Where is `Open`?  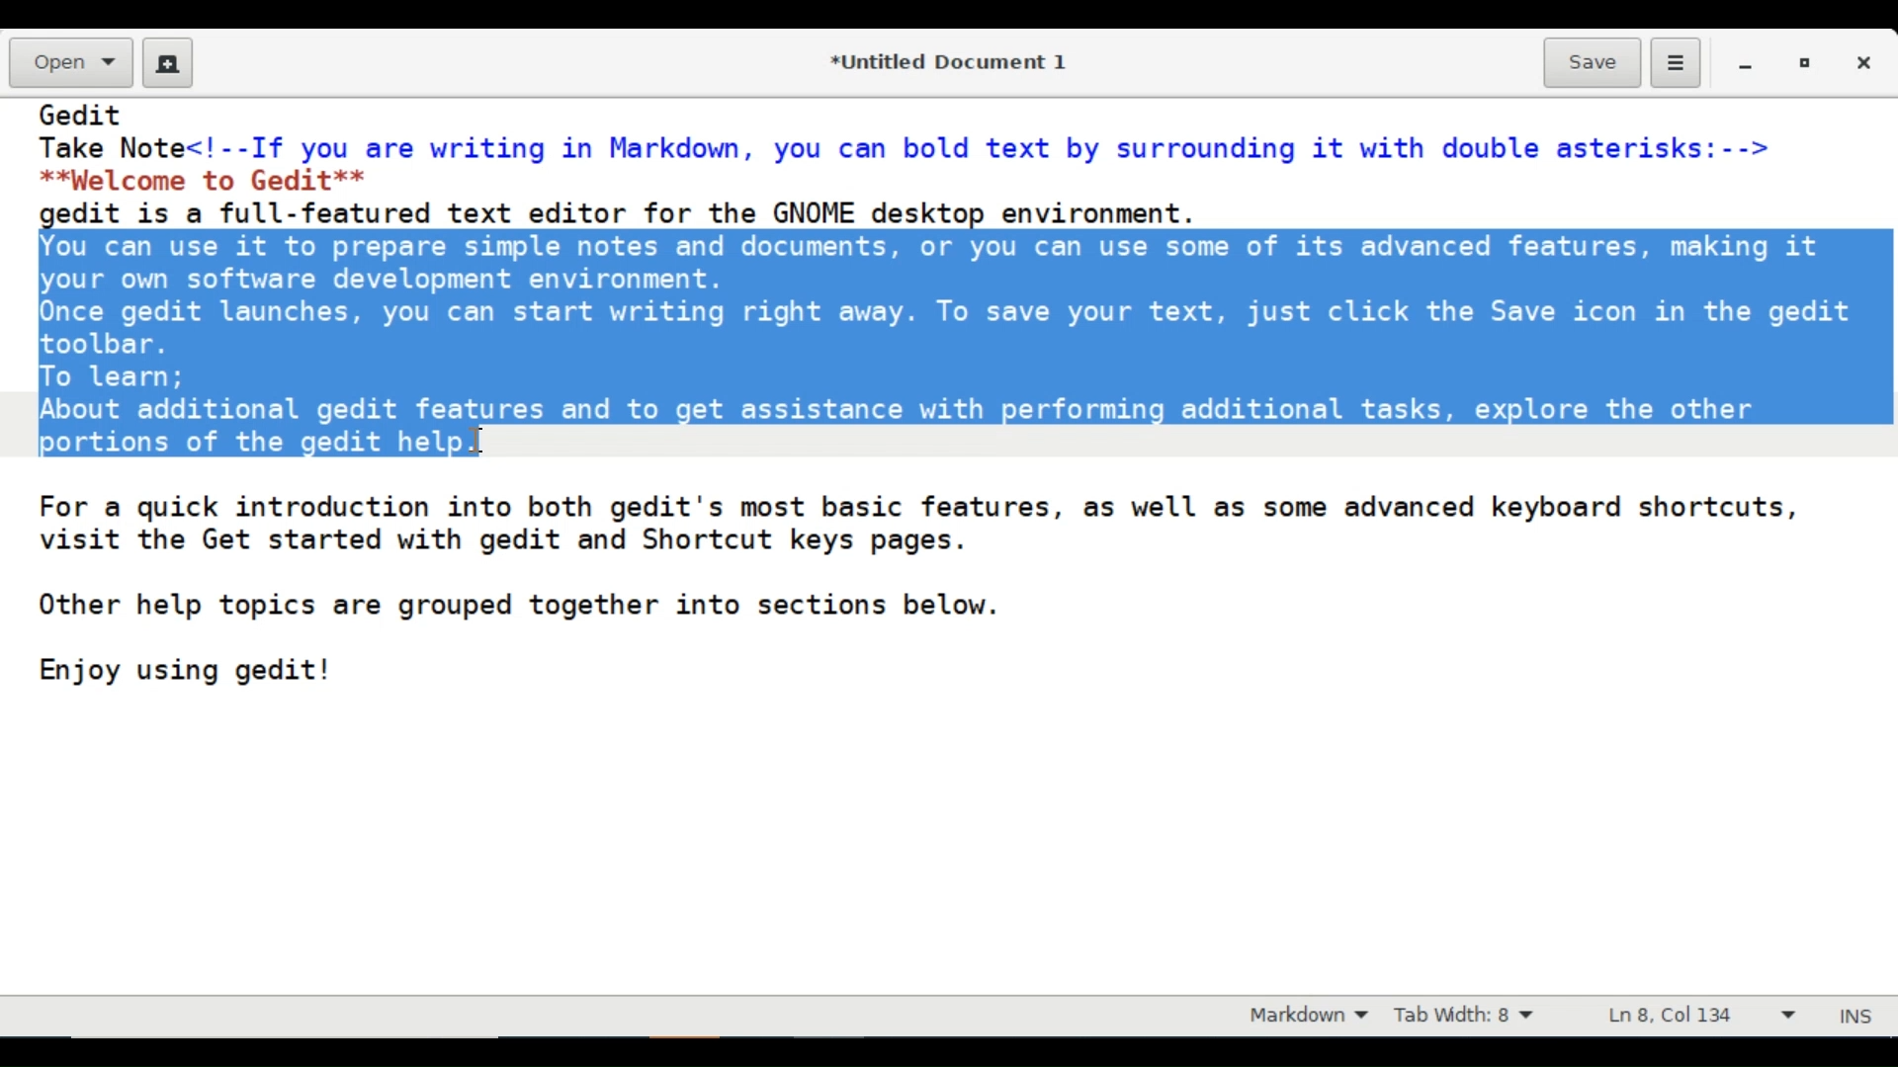 Open is located at coordinates (68, 64).